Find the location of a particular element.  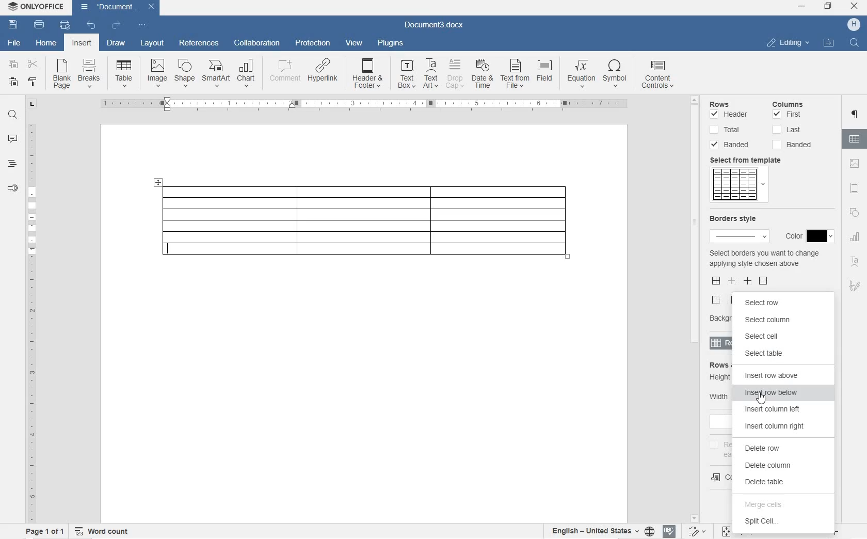

FIELD is located at coordinates (544, 72).